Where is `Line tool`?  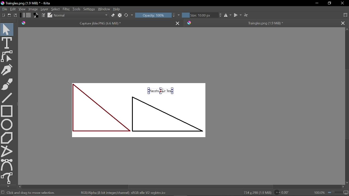
Line tool is located at coordinates (8, 97).